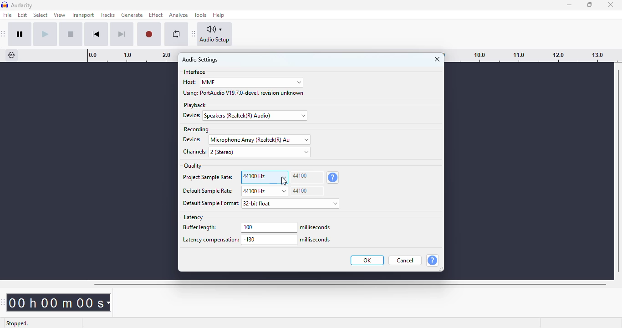  Describe the element at coordinates (200, 15) in the screenshot. I see `tools` at that location.